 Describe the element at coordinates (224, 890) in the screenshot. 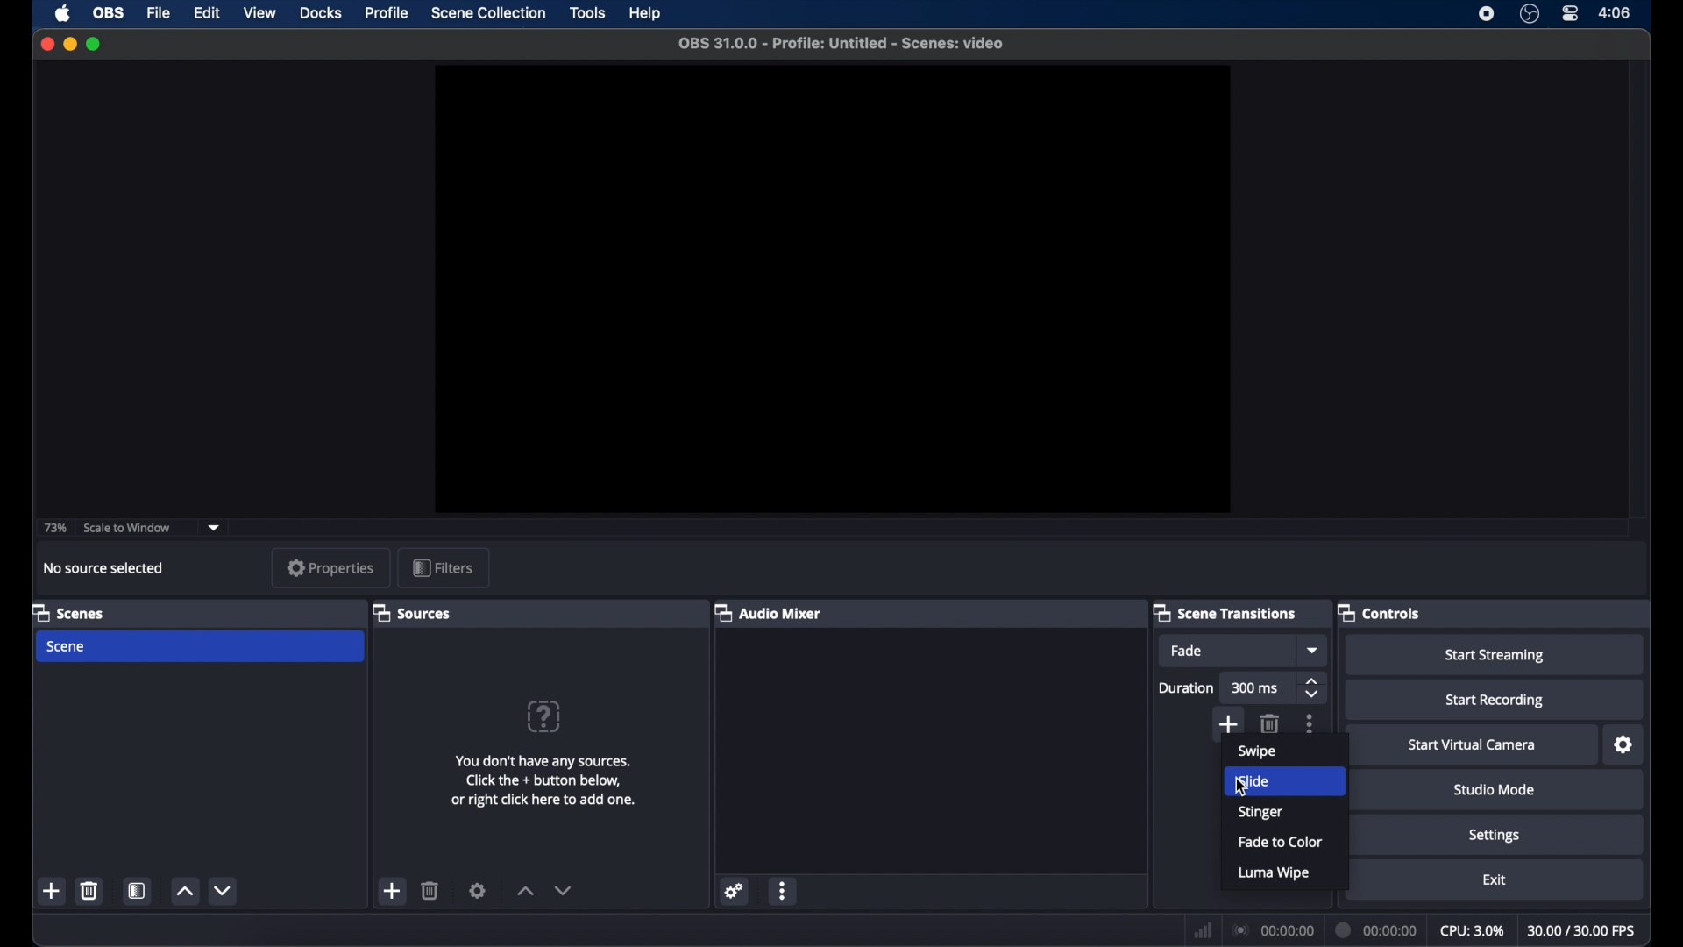

I see `decrement` at that location.